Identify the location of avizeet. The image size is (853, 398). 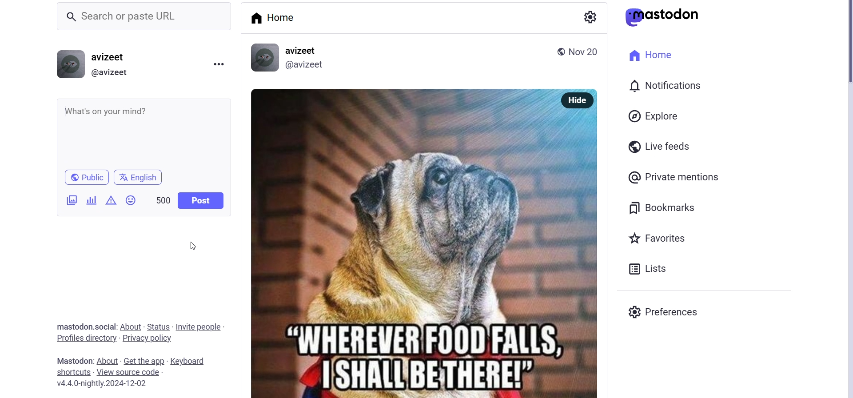
(111, 58).